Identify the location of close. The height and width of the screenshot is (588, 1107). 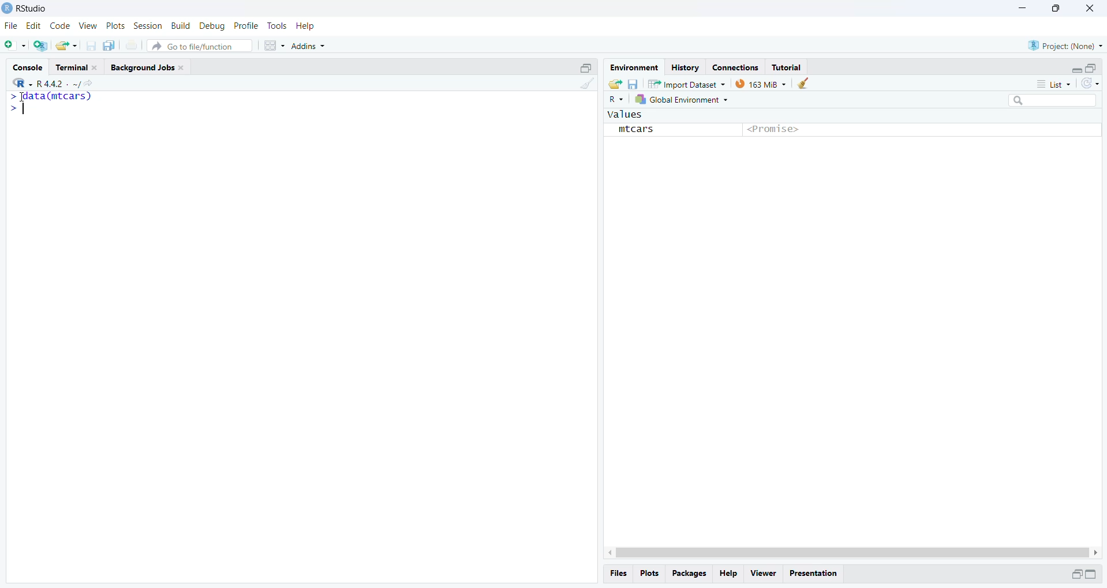
(96, 67).